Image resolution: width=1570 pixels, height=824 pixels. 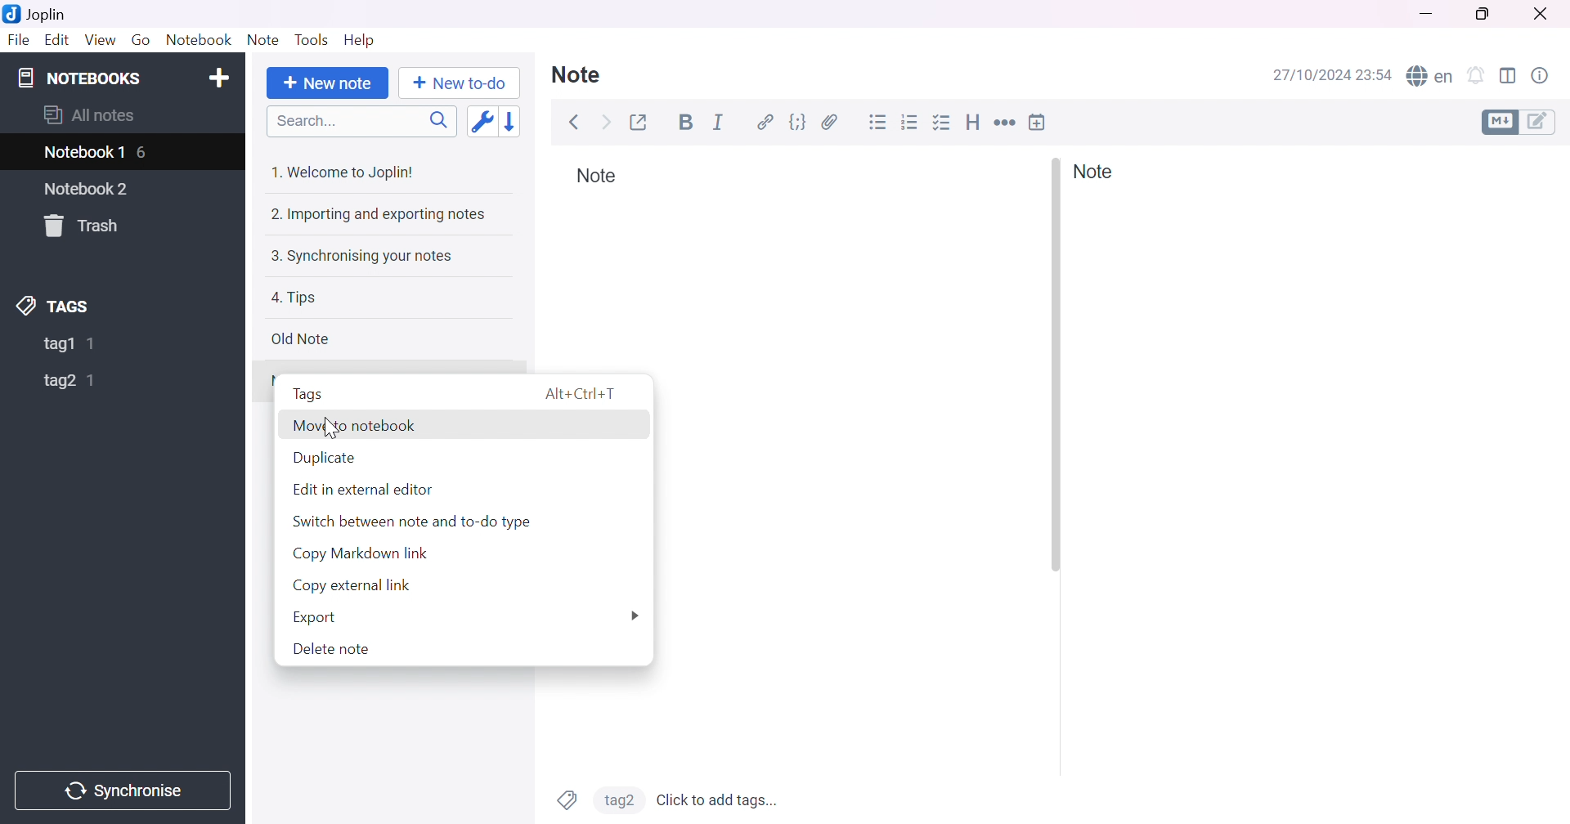 What do you see at coordinates (719, 798) in the screenshot?
I see `Click to add tags` at bounding box center [719, 798].